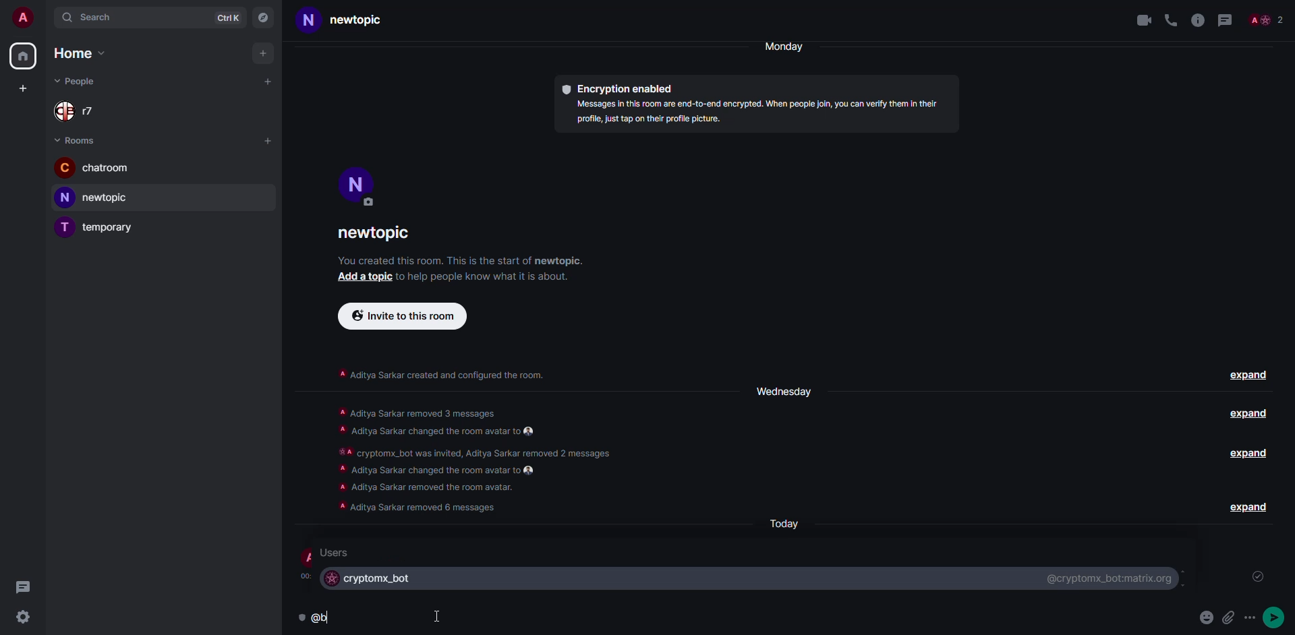  What do you see at coordinates (97, 198) in the screenshot?
I see `room` at bounding box center [97, 198].